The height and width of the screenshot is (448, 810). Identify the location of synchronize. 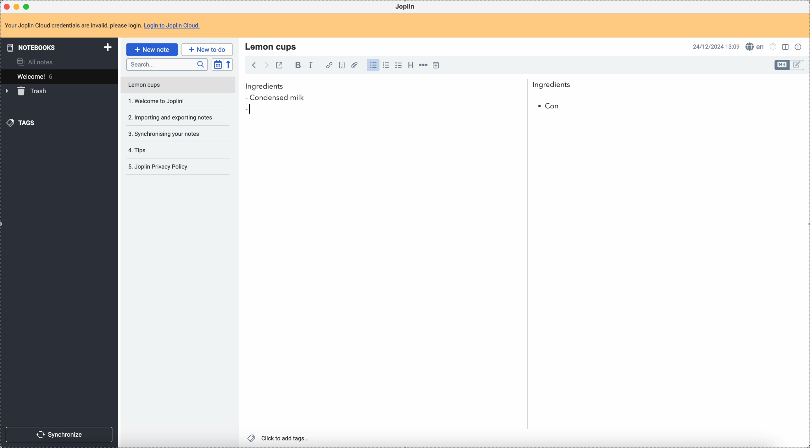
(59, 434).